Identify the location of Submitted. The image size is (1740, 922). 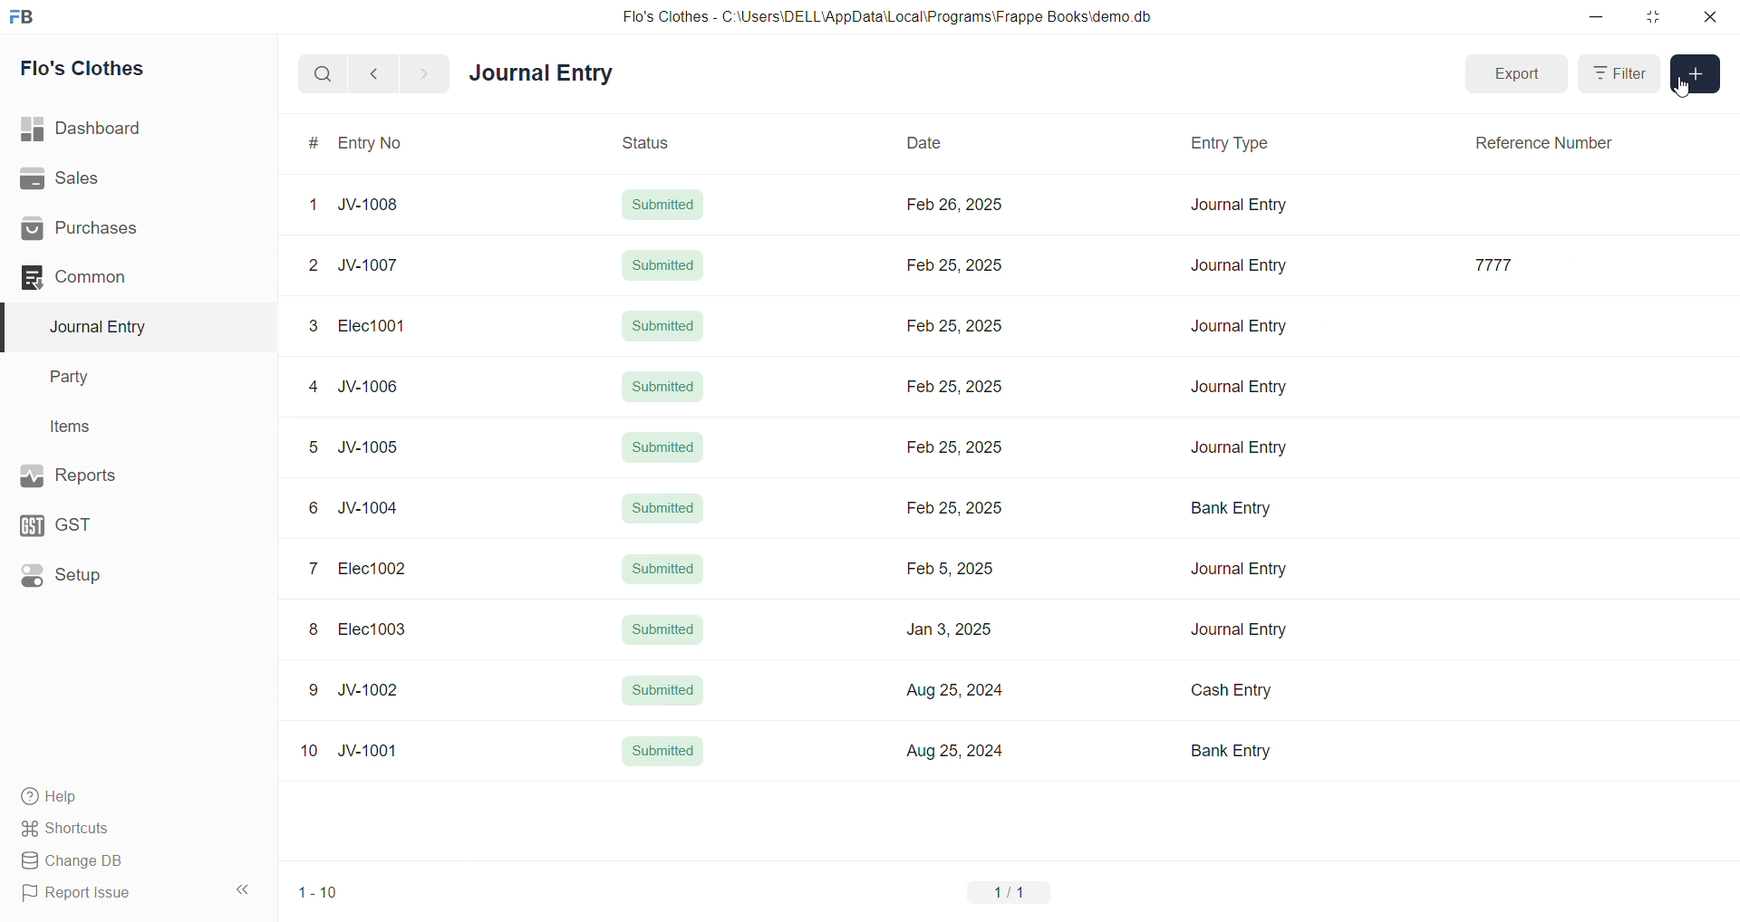
(668, 571).